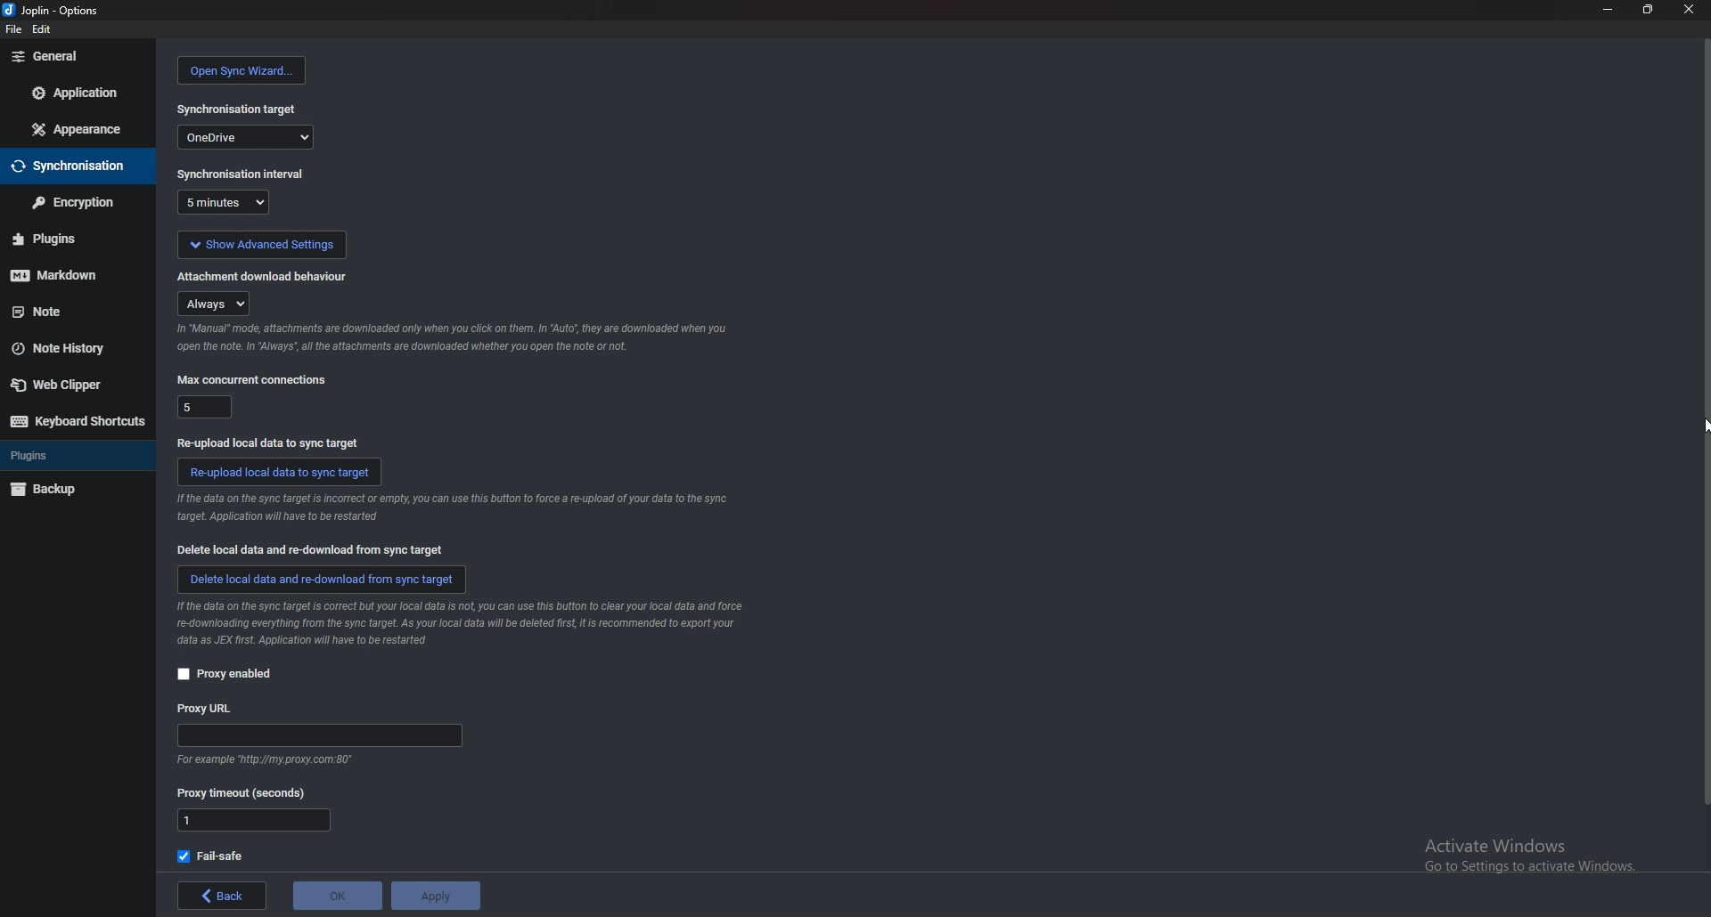  I want to click on delete local data, so click(315, 550).